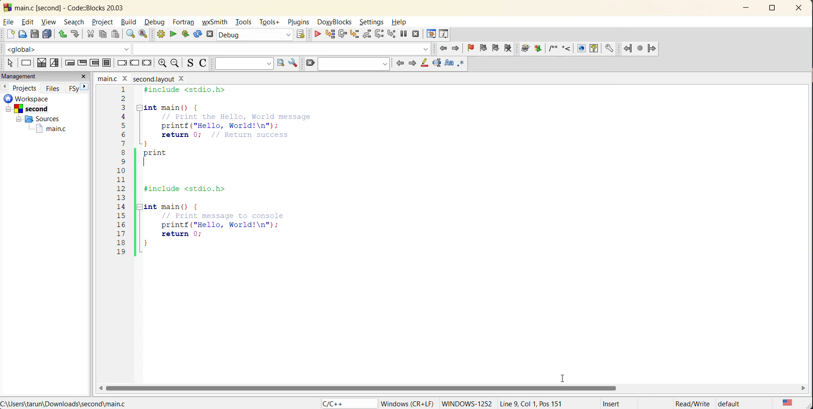 This screenshot has width=813, height=409. What do you see at coordinates (197, 35) in the screenshot?
I see `rebuild` at bounding box center [197, 35].